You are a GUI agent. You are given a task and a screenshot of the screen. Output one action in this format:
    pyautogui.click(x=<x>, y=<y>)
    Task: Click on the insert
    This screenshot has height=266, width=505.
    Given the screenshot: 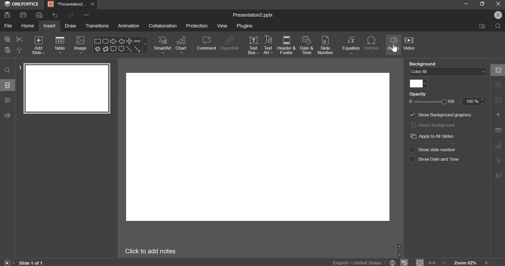 What is the action you would take?
    pyautogui.click(x=49, y=26)
    